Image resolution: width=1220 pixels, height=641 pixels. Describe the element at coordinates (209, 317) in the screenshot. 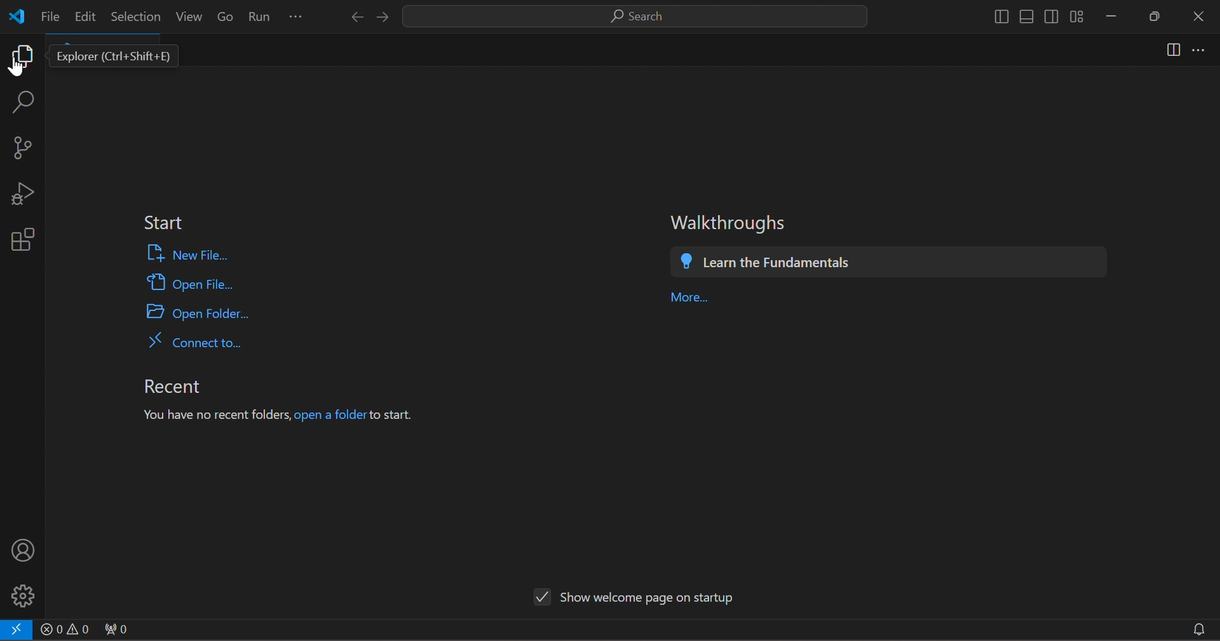

I see `Open Folder` at that location.